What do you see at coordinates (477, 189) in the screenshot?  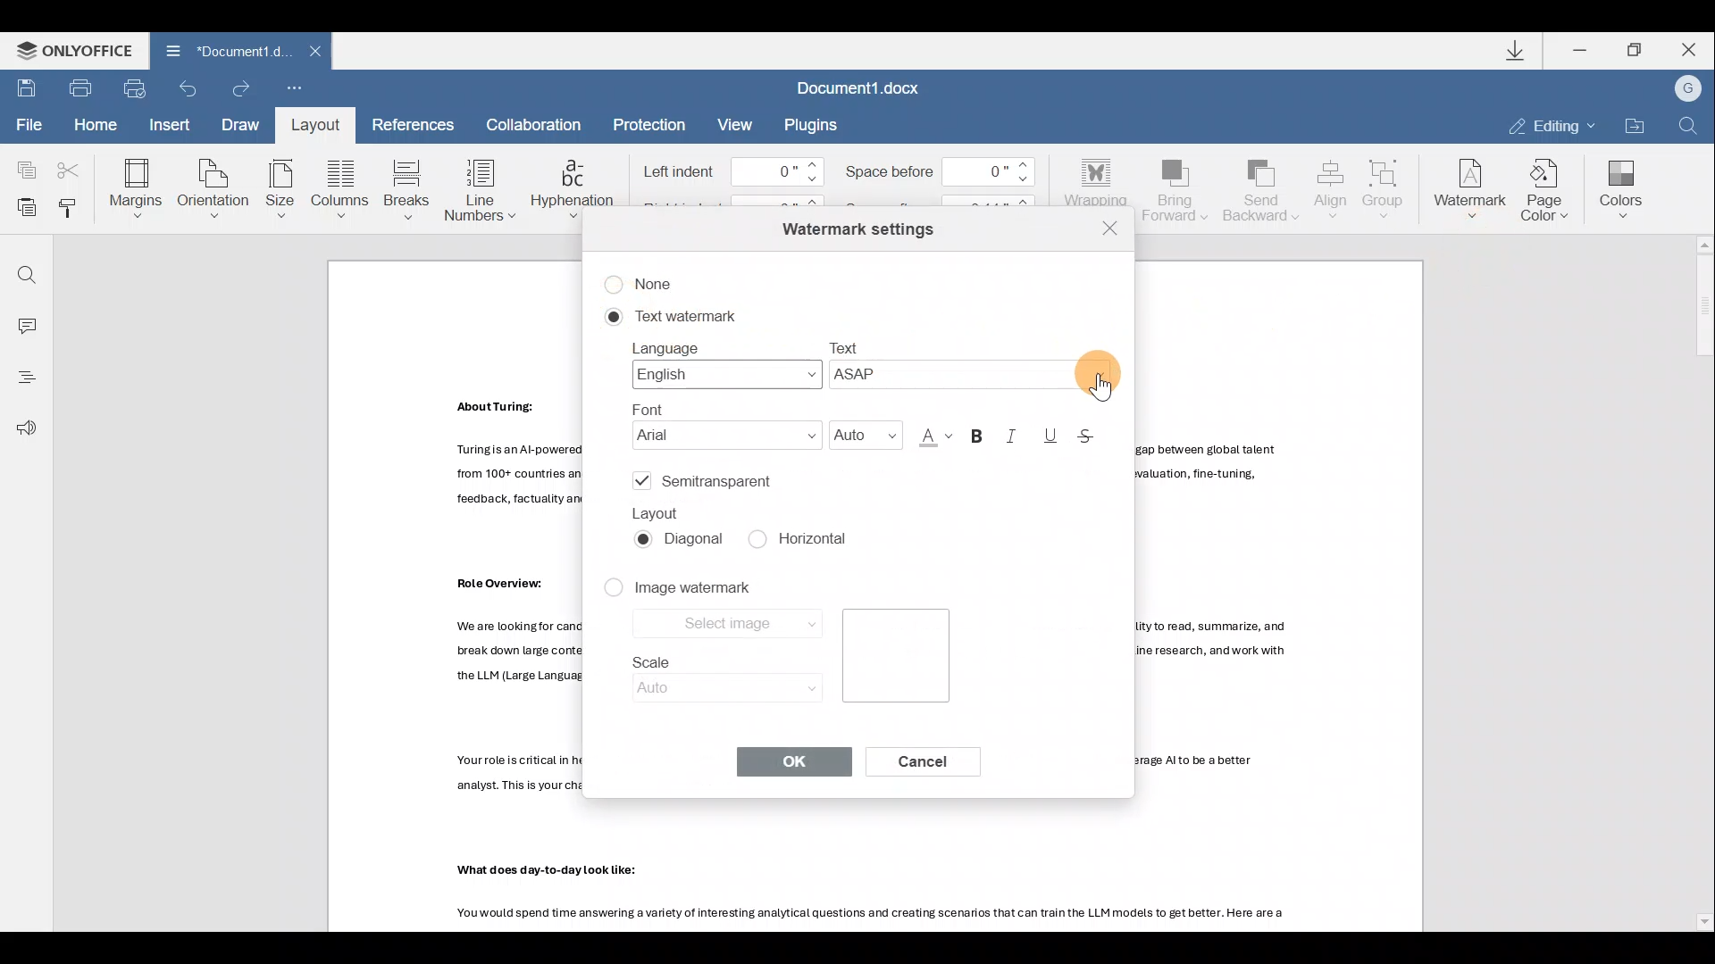 I see `Line numbers` at bounding box center [477, 189].